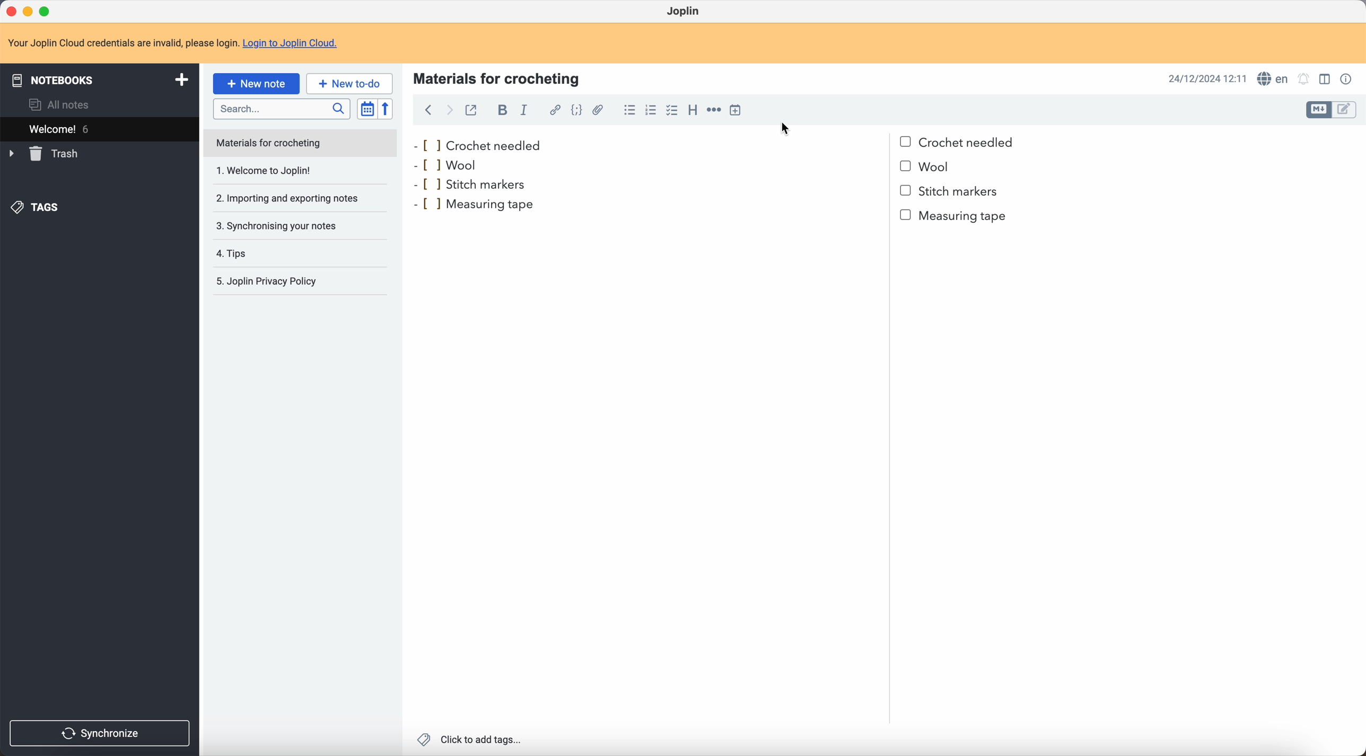 This screenshot has height=756, width=1366. I want to click on 1. Welcome to Joplin!, so click(293, 172).